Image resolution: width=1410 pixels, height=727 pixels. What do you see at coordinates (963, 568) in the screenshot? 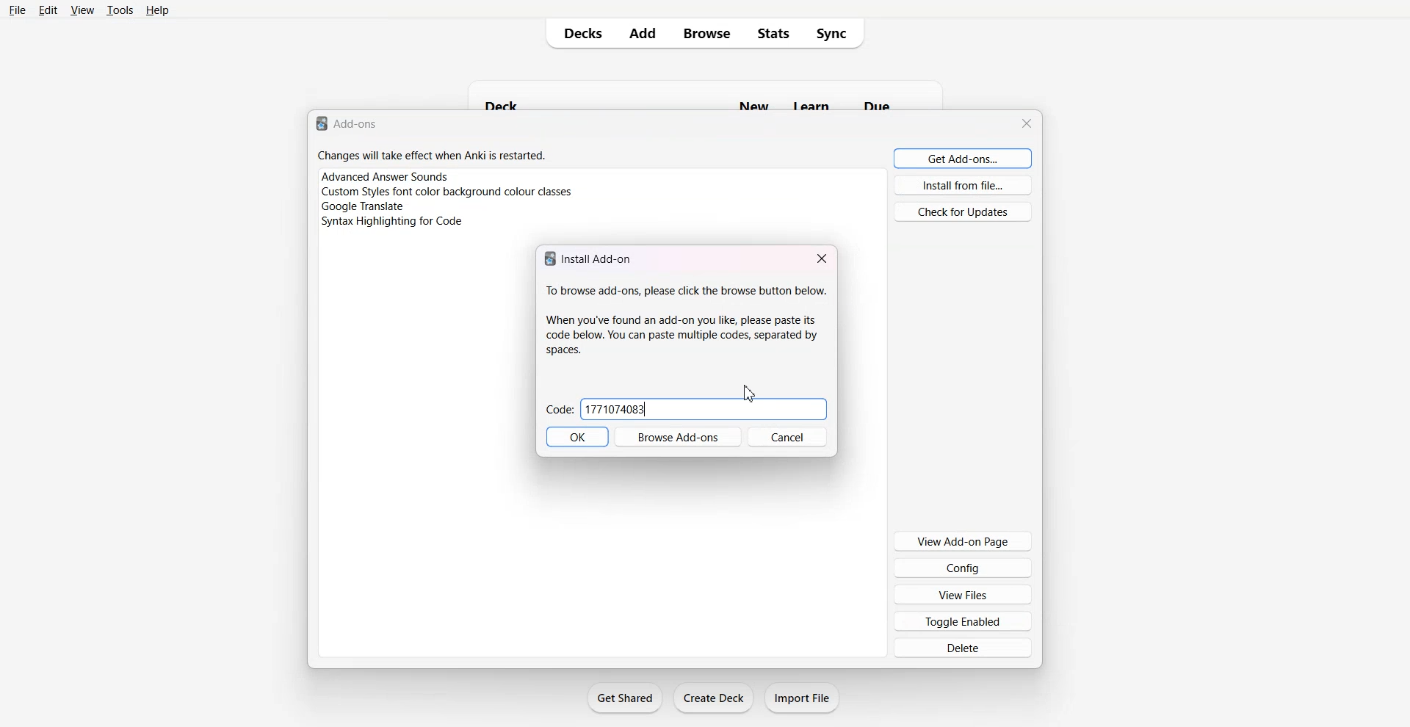
I see `Config` at bounding box center [963, 568].